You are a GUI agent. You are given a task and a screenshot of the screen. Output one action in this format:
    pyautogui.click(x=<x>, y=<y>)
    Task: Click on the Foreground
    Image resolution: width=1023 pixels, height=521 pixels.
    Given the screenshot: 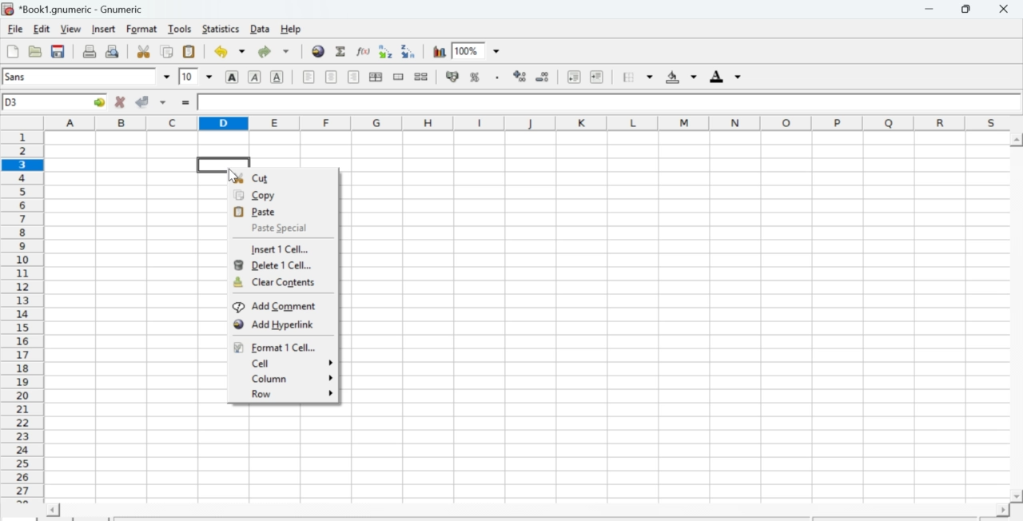 What is the action you would take?
    pyautogui.click(x=726, y=78)
    